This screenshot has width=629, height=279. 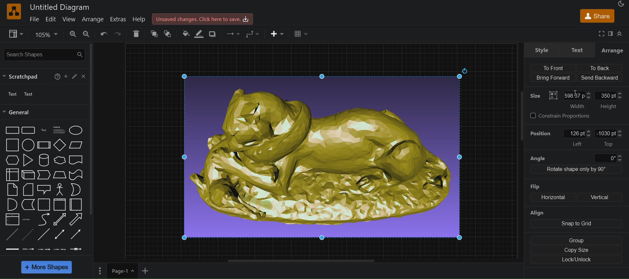 I want to click on Rotate shape only by 90 degree, so click(x=576, y=170).